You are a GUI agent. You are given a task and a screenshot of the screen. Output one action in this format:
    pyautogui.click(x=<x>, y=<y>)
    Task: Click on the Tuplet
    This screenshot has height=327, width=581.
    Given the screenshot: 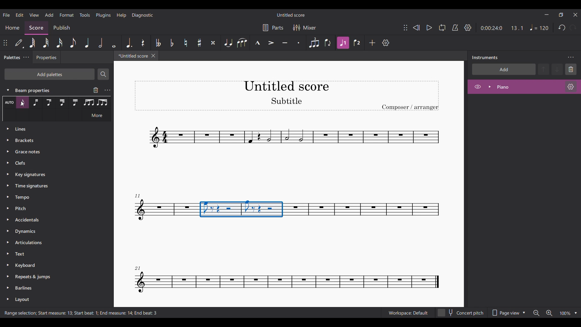 What is the action you would take?
    pyautogui.click(x=314, y=43)
    